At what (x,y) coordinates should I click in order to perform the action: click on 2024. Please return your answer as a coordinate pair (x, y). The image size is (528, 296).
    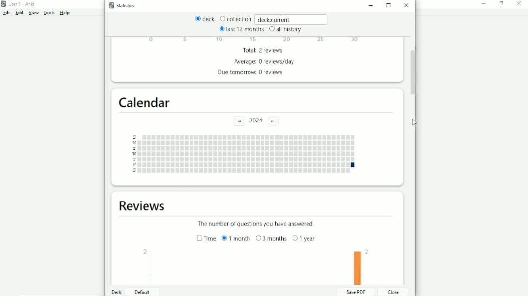
    Looking at the image, I should click on (258, 119).